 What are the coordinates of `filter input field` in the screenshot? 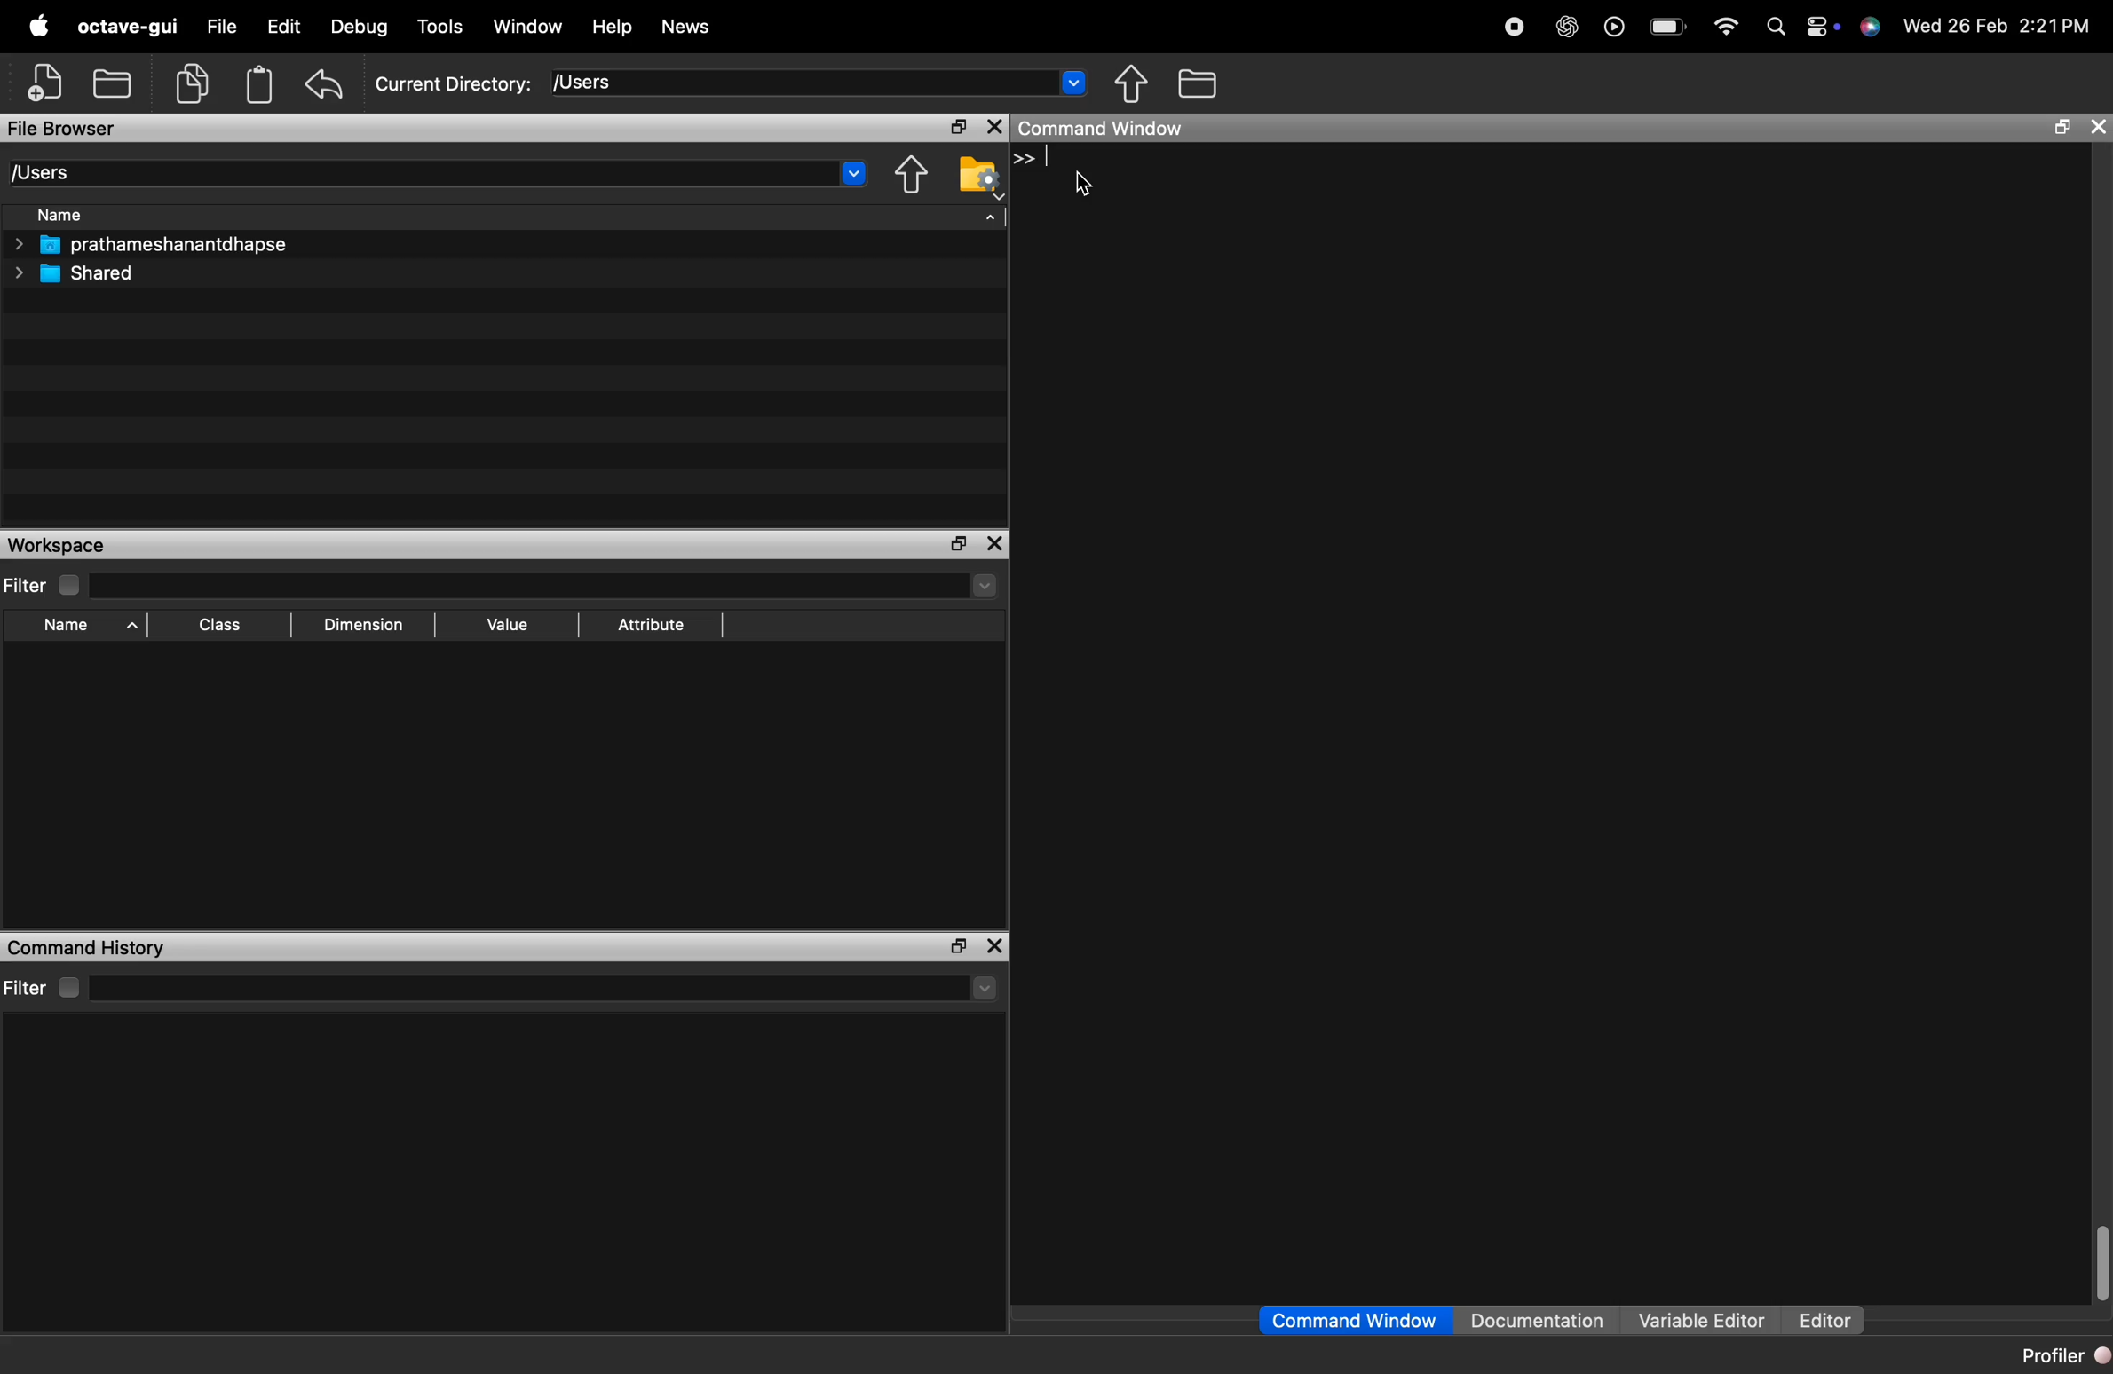 It's located at (526, 990).